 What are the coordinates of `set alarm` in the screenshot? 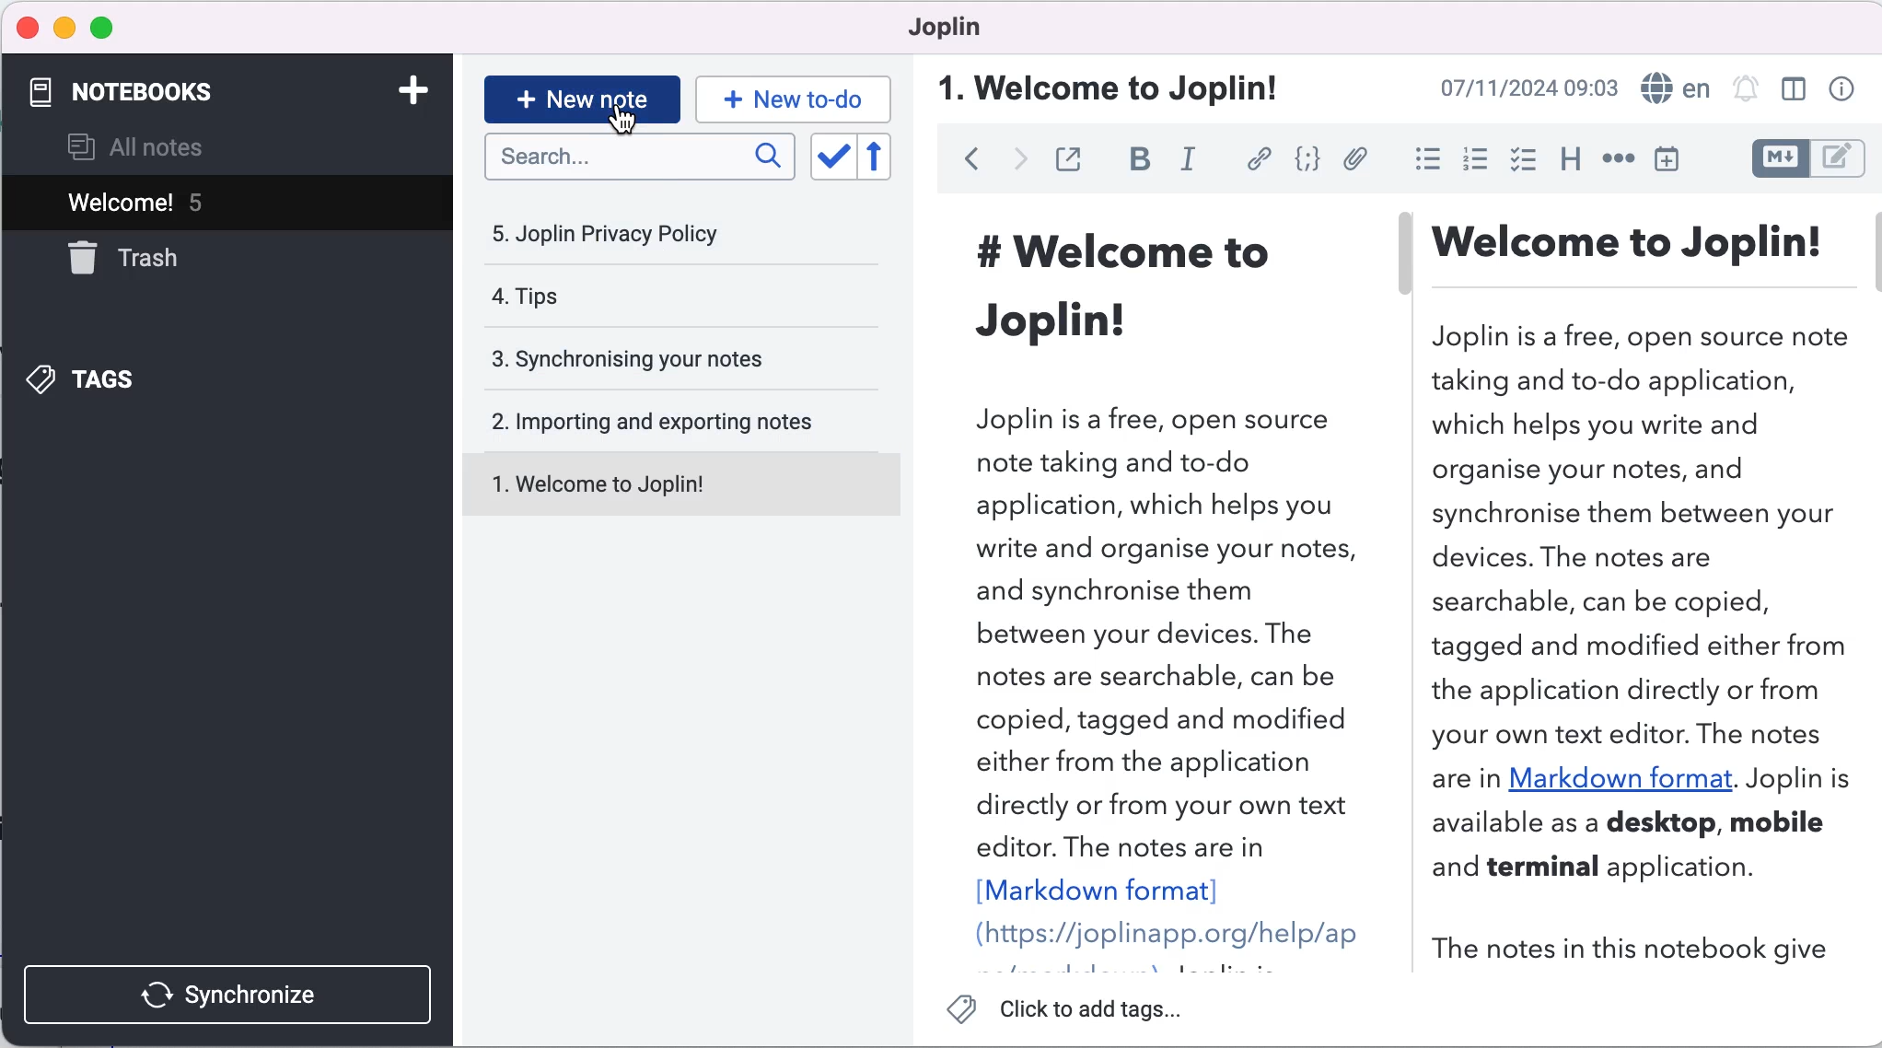 It's located at (1746, 90).